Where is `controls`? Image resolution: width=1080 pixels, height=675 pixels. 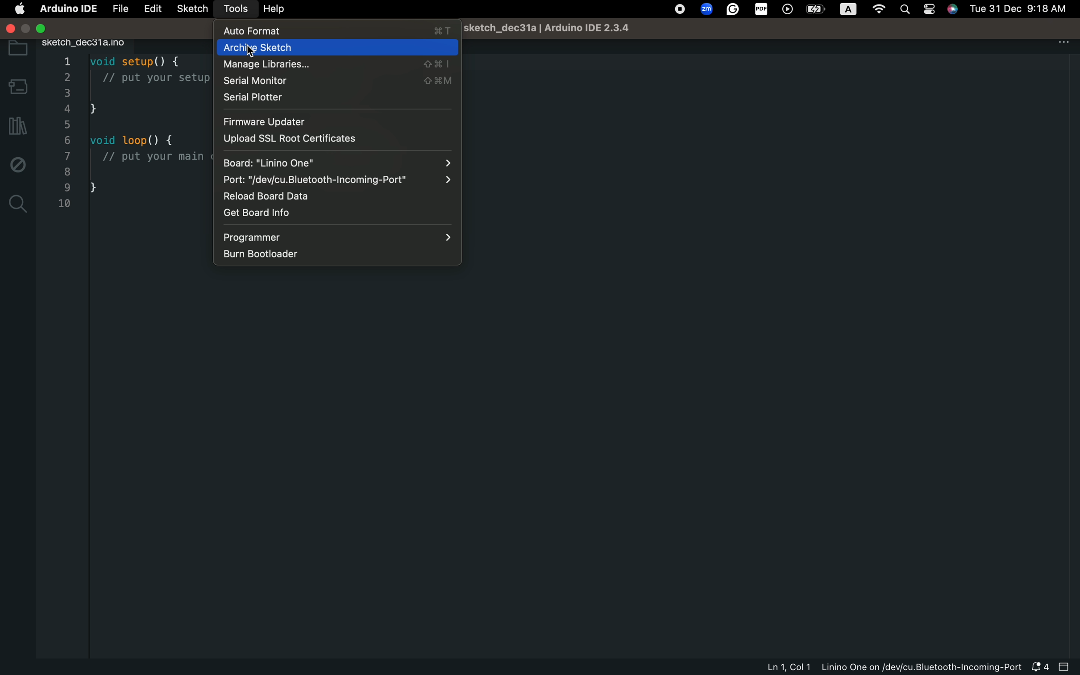
controls is located at coordinates (929, 11).